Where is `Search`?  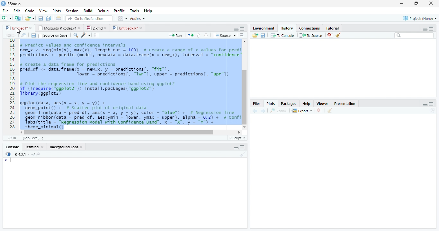
Search is located at coordinates (415, 35).